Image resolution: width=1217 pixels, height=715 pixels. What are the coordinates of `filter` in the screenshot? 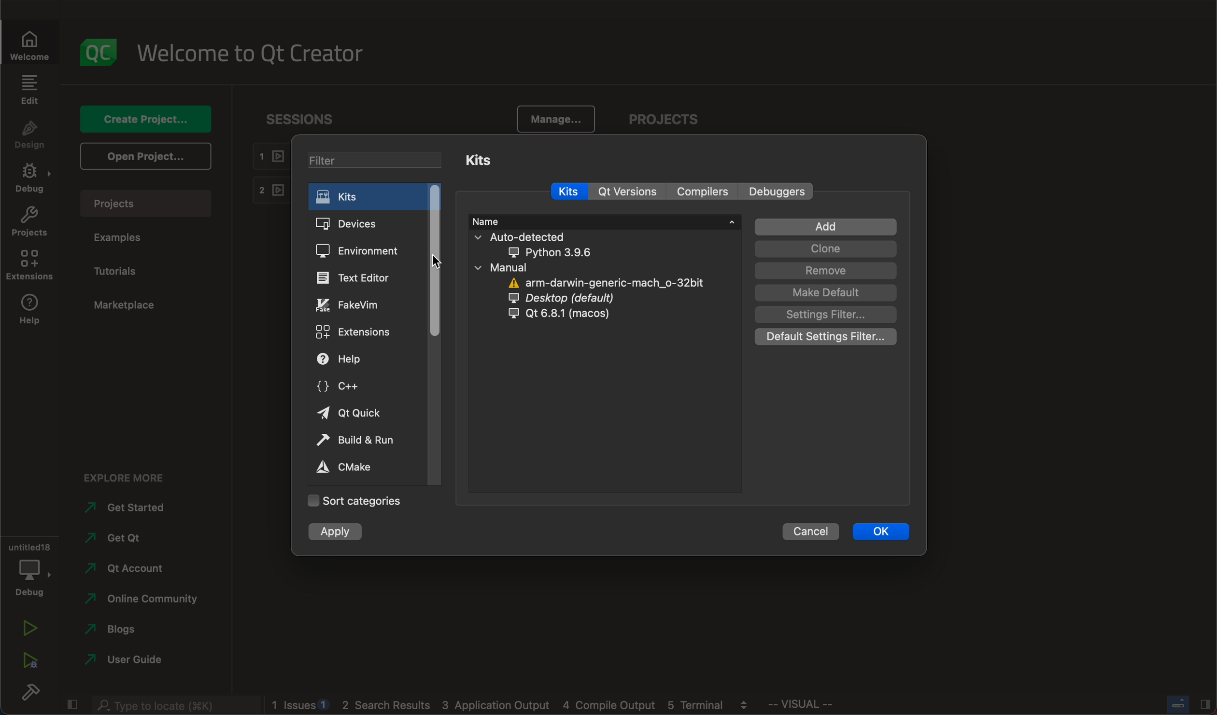 It's located at (365, 158).